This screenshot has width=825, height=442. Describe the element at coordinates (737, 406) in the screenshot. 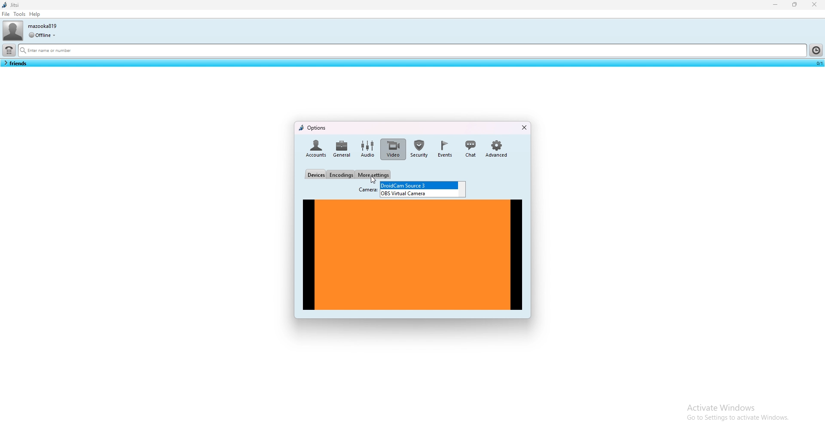

I see `Activate windows` at that location.